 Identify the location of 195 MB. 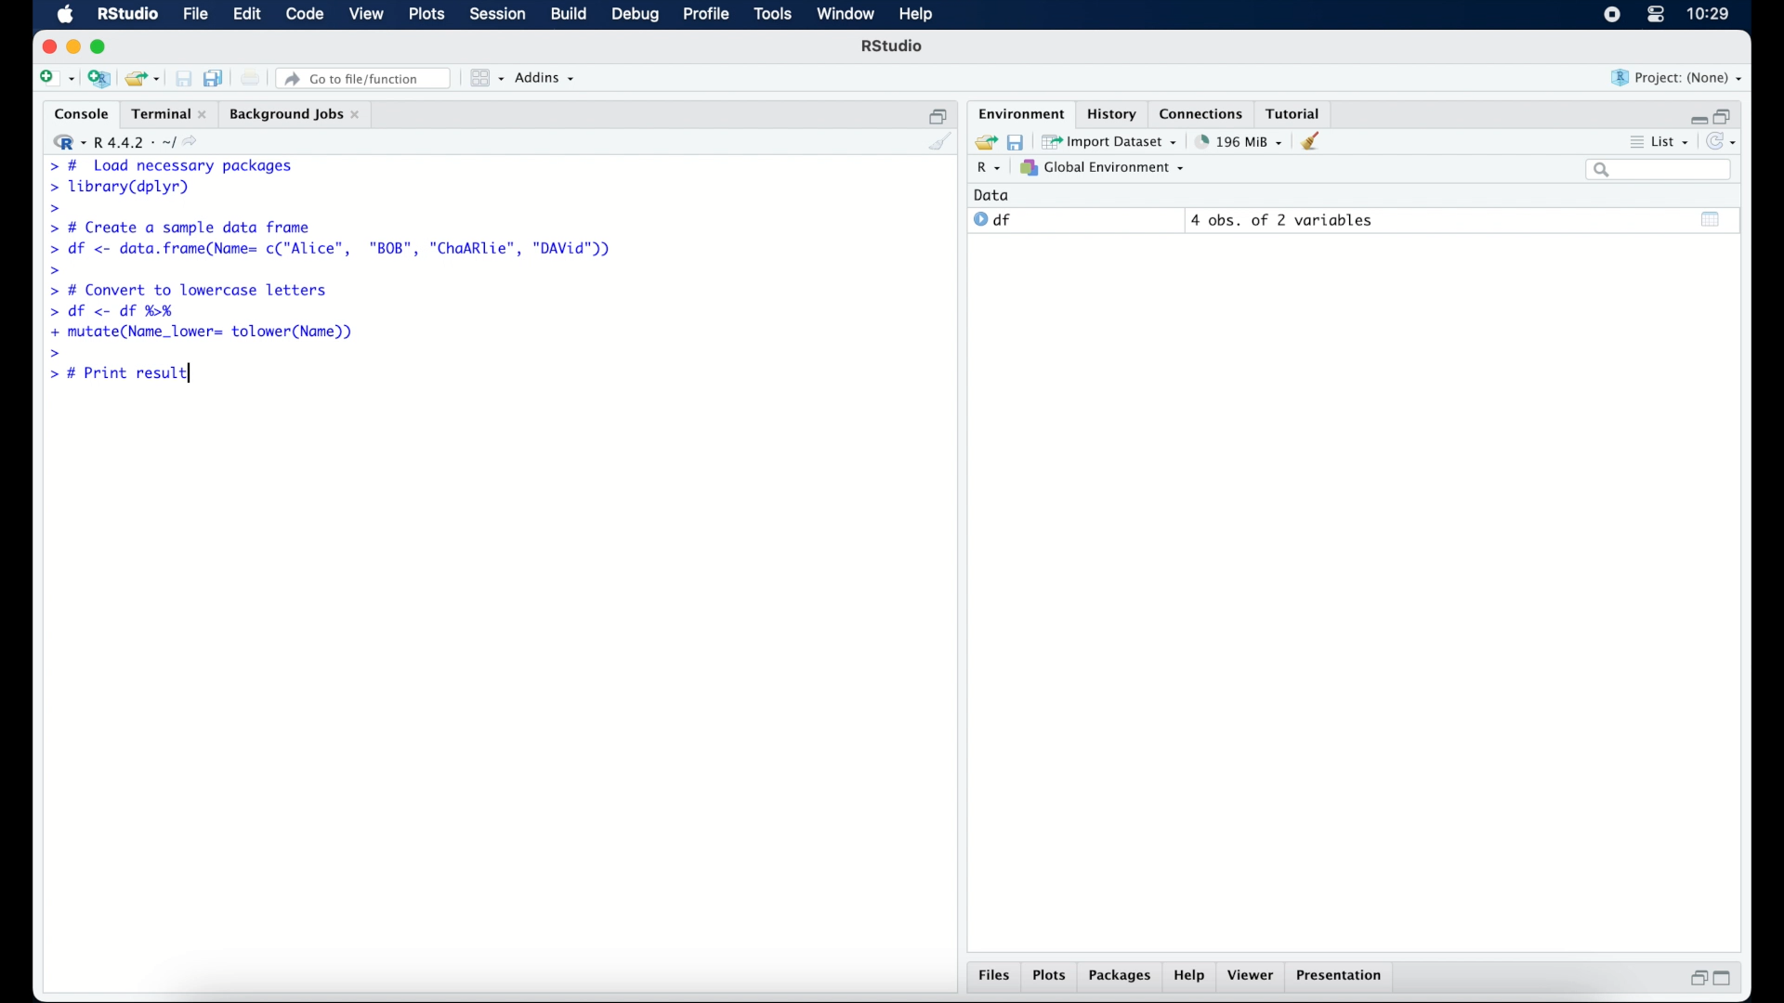
(1238, 140).